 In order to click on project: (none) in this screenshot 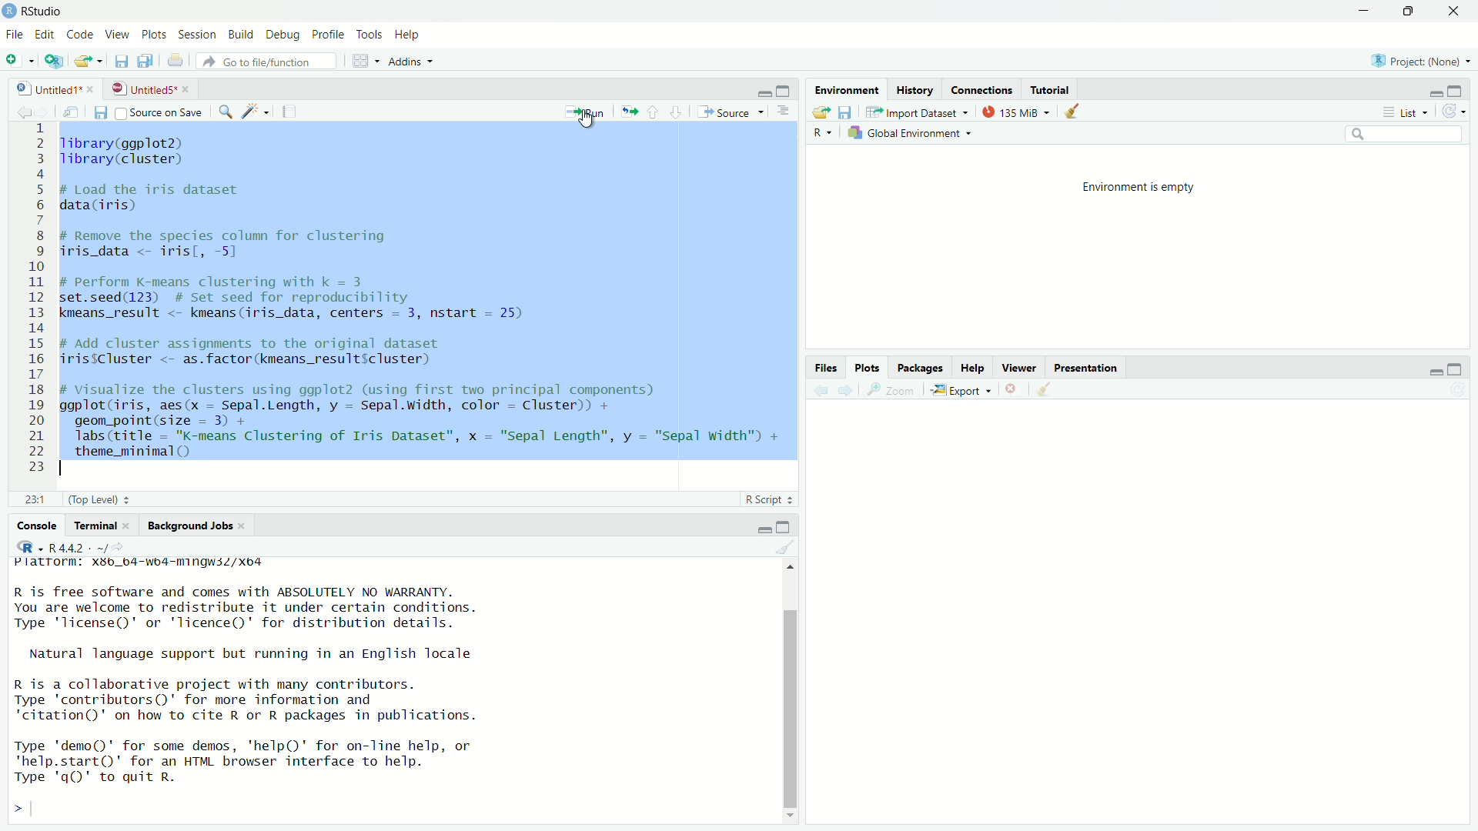, I will do `click(1418, 63)`.